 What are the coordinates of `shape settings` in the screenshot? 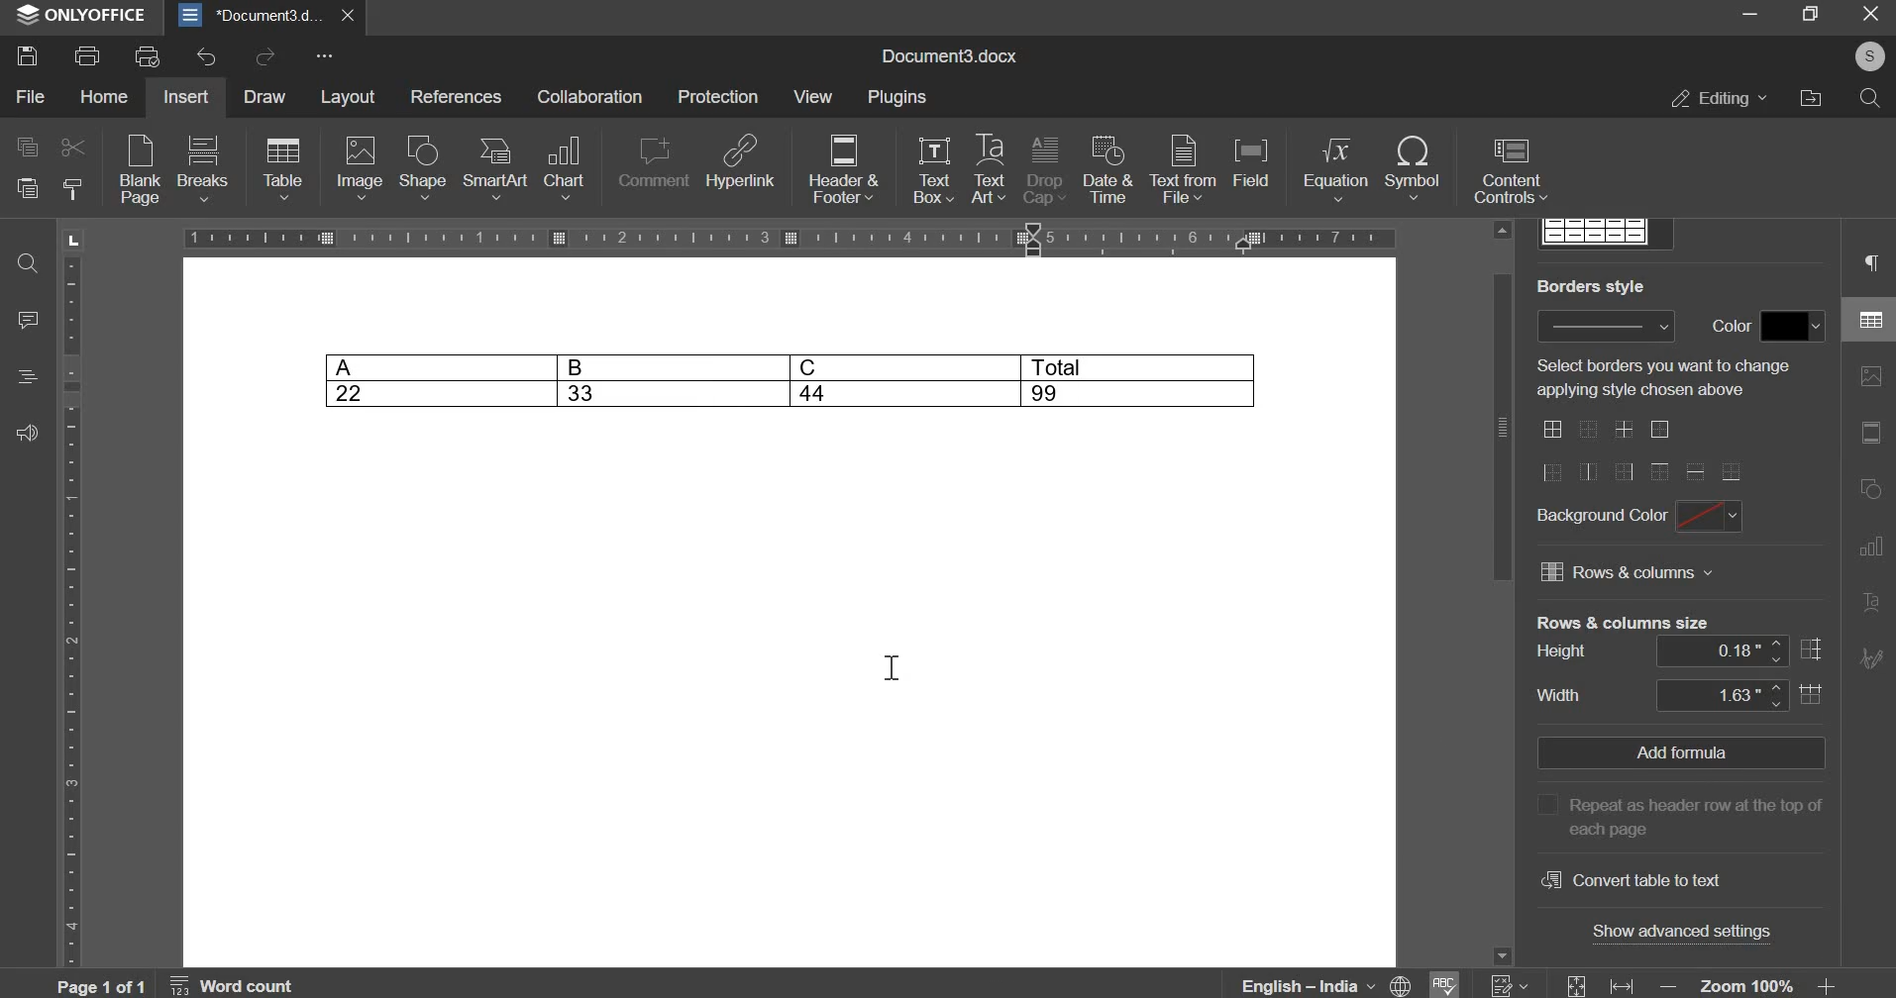 It's located at (1871, 489).